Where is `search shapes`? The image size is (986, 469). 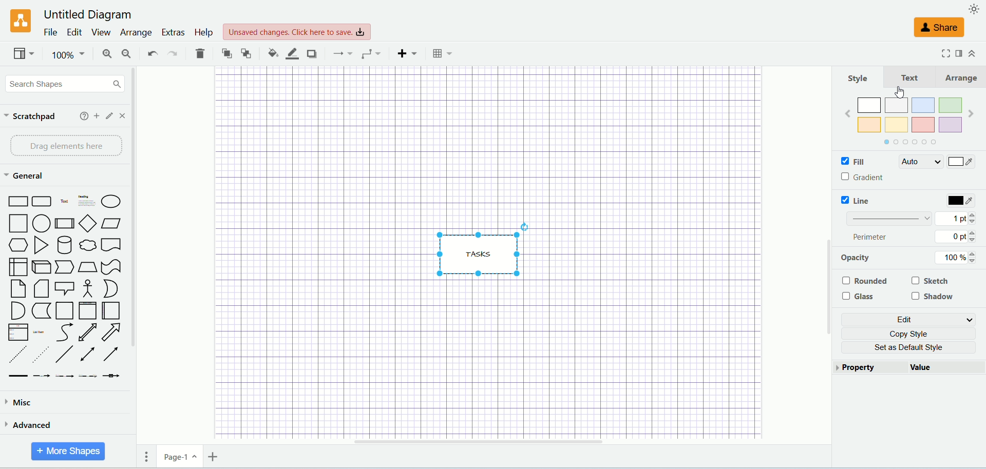 search shapes is located at coordinates (63, 83).